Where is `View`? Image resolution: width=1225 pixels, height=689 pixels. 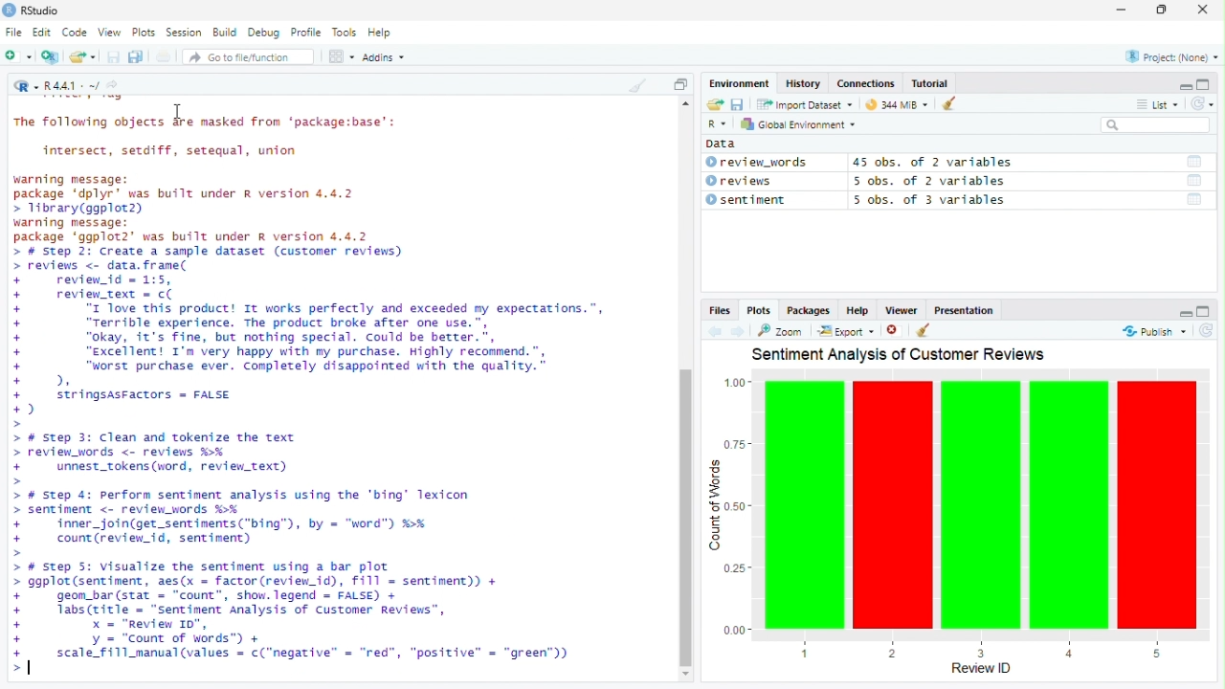 View is located at coordinates (109, 33).